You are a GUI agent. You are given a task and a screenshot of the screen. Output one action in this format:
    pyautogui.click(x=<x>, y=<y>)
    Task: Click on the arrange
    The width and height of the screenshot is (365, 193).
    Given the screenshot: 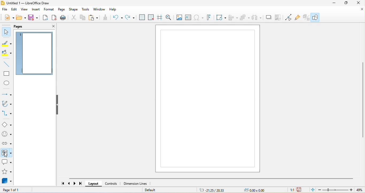 What is the action you would take?
    pyautogui.click(x=245, y=18)
    